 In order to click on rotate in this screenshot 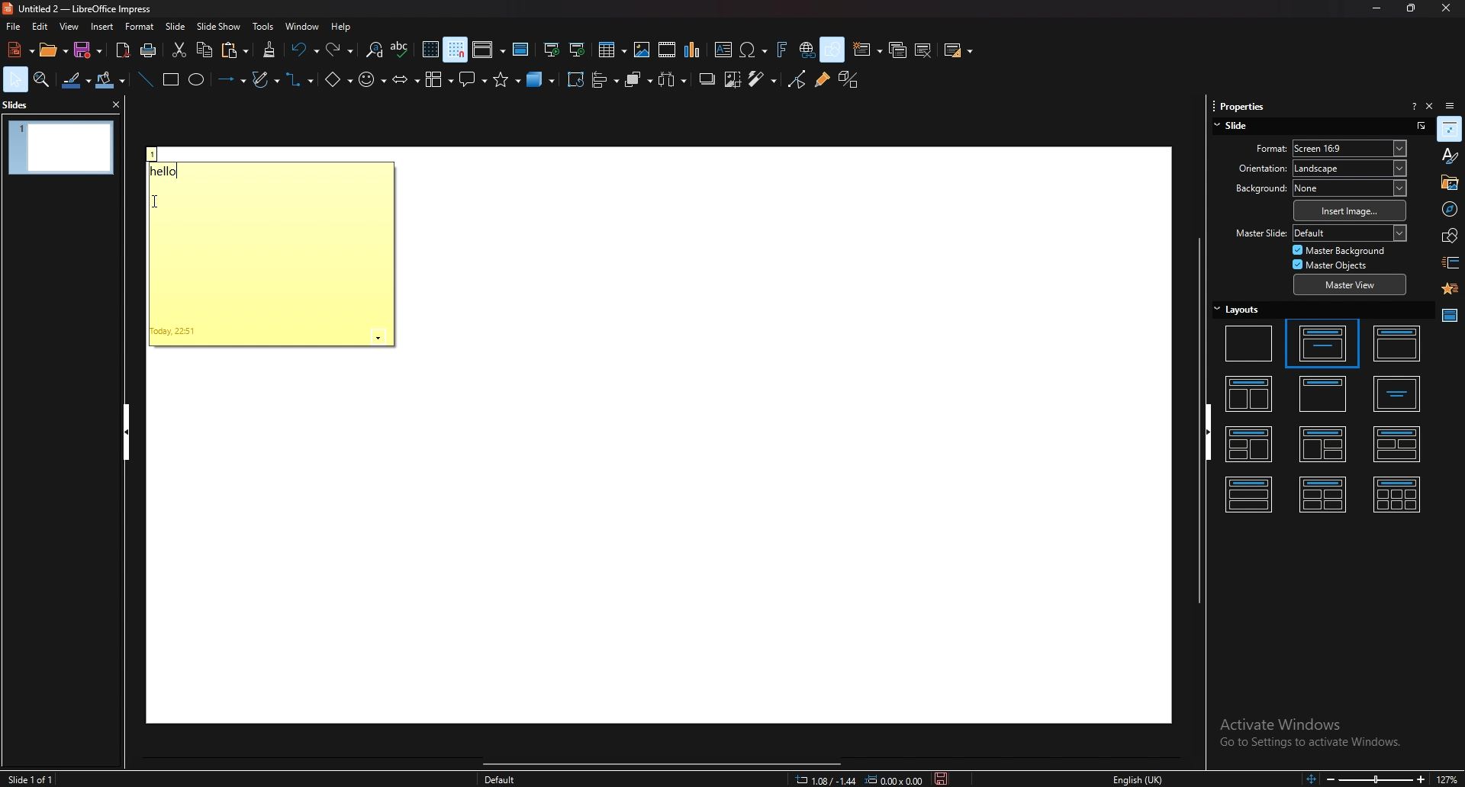, I will do `click(575, 80)`.